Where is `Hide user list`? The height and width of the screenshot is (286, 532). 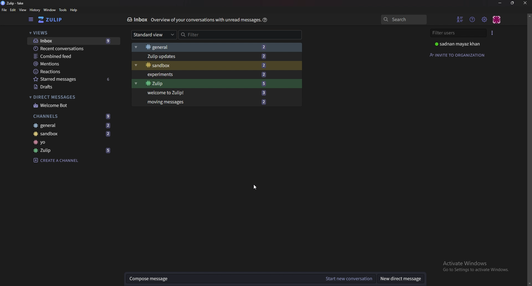
Hide user list is located at coordinates (461, 19).